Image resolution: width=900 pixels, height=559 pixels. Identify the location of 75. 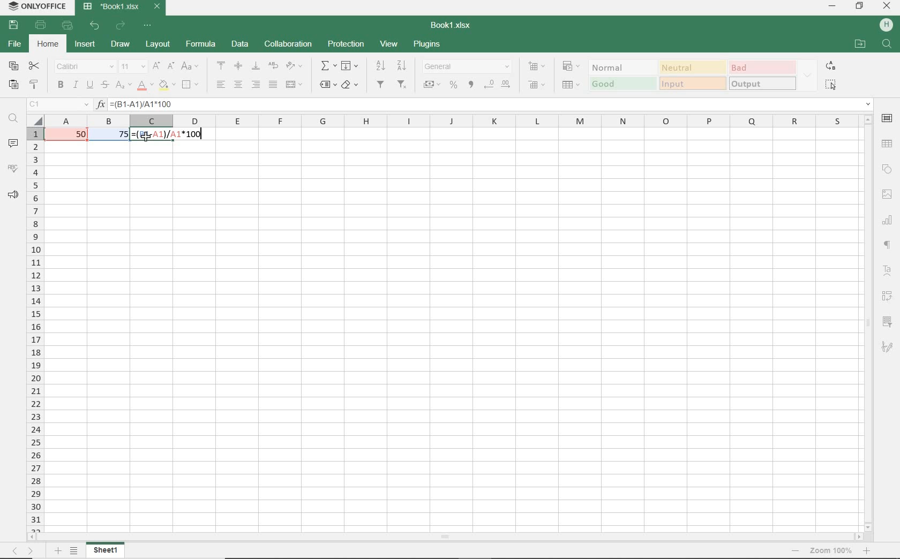
(119, 136).